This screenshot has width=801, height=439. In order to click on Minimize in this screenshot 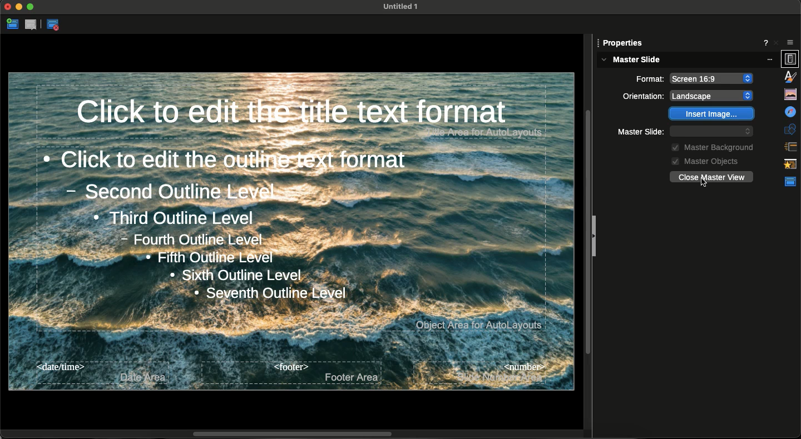, I will do `click(19, 8)`.